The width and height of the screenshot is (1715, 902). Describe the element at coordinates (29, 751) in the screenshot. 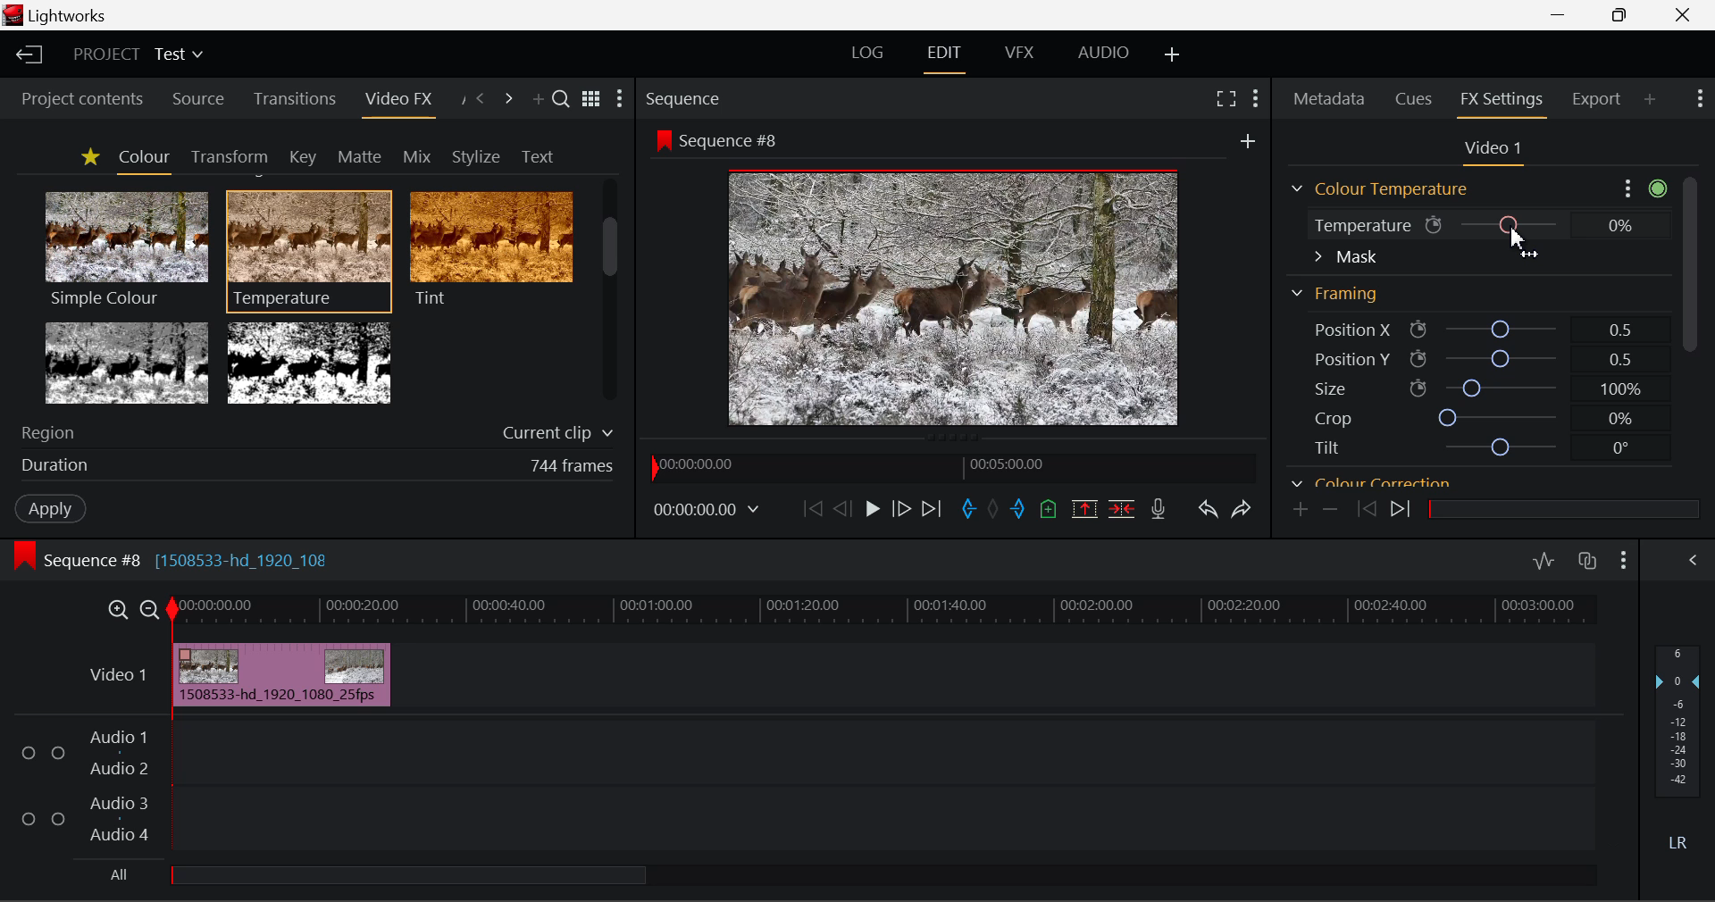

I see `Checkbox` at that location.